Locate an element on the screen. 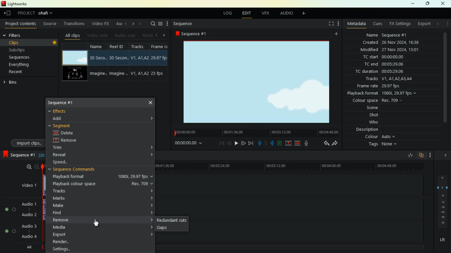  fullscreen is located at coordinates (329, 24).